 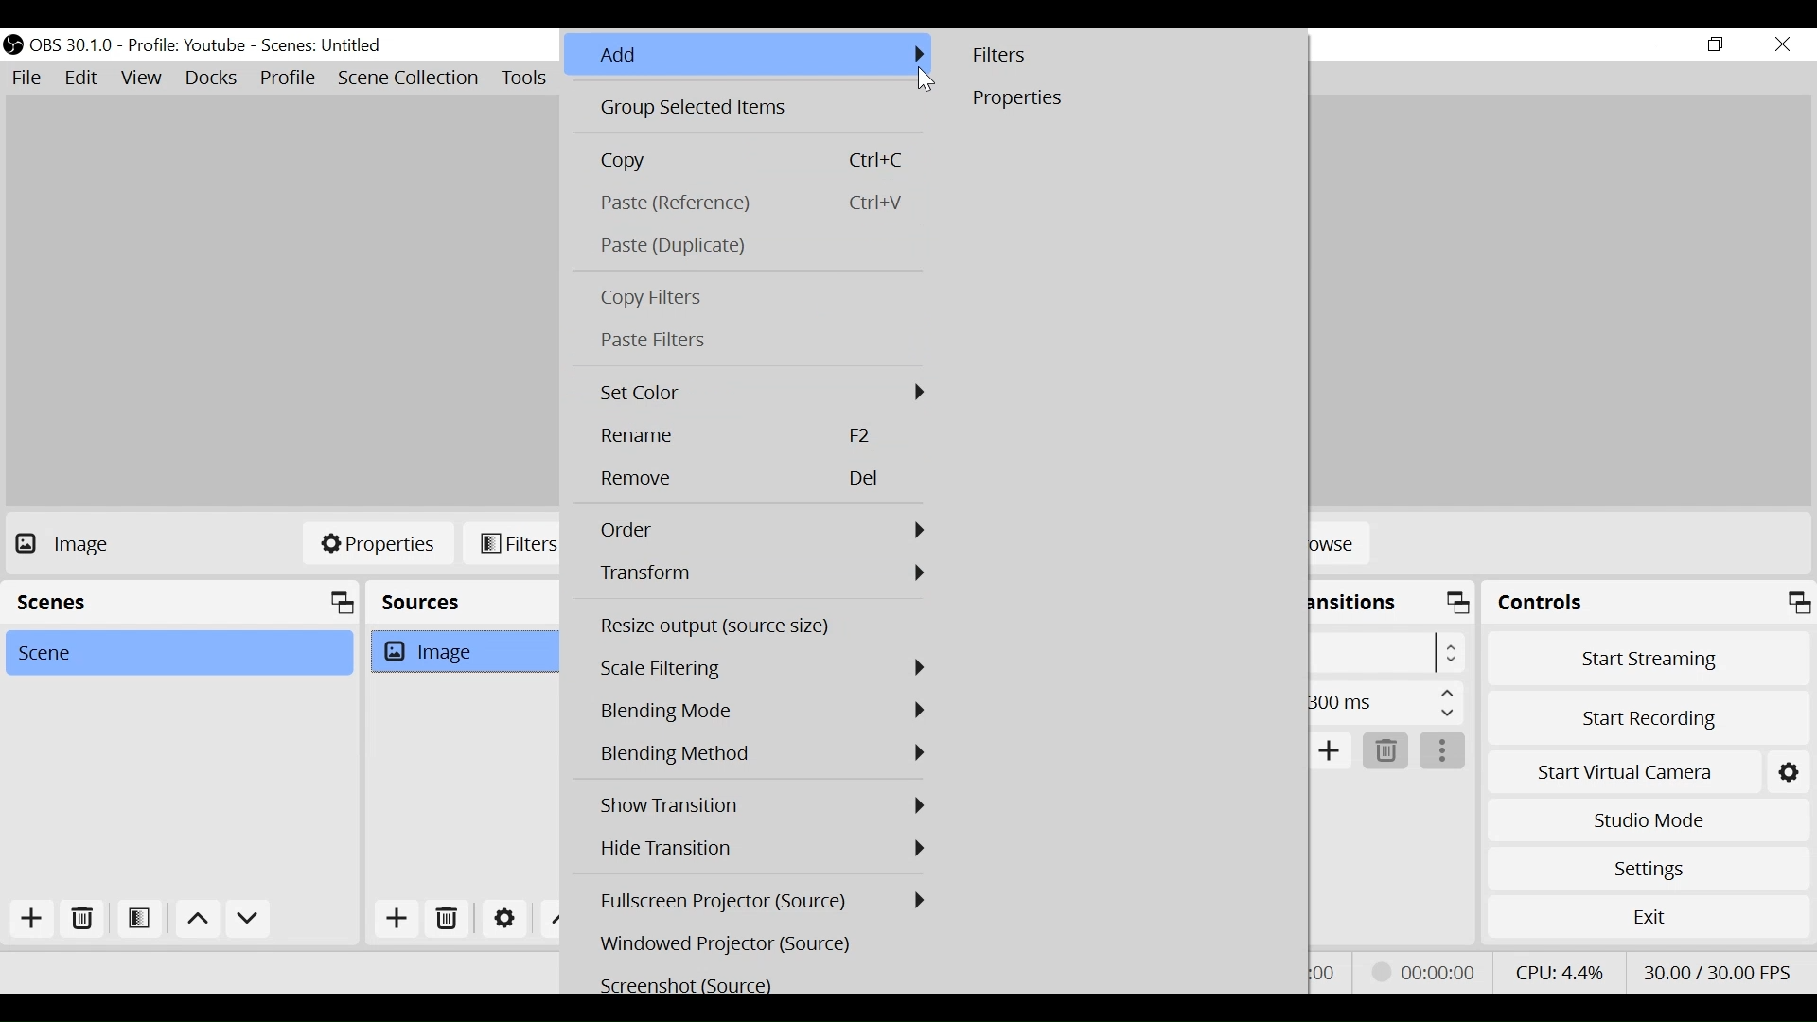 I want to click on Scene Transition, so click(x=1394, y=601).